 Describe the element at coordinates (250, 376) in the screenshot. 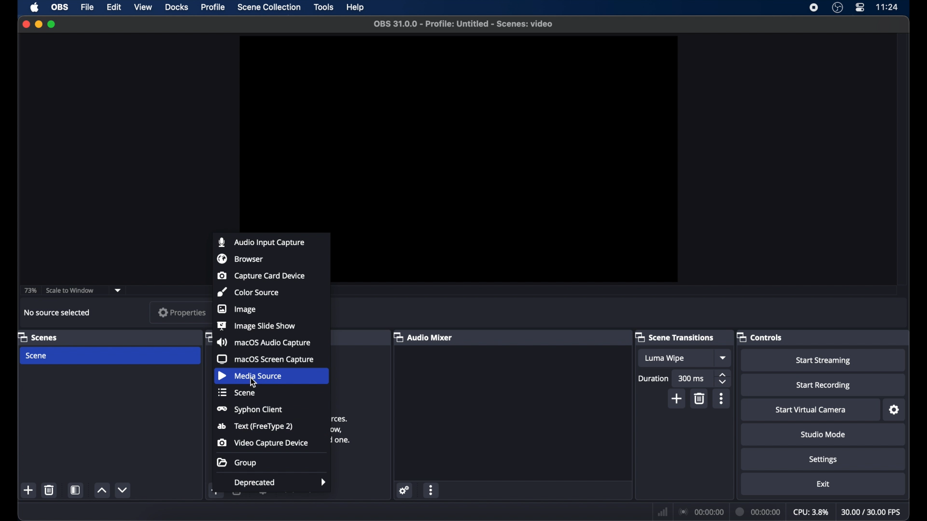

I see `media source` at that location.